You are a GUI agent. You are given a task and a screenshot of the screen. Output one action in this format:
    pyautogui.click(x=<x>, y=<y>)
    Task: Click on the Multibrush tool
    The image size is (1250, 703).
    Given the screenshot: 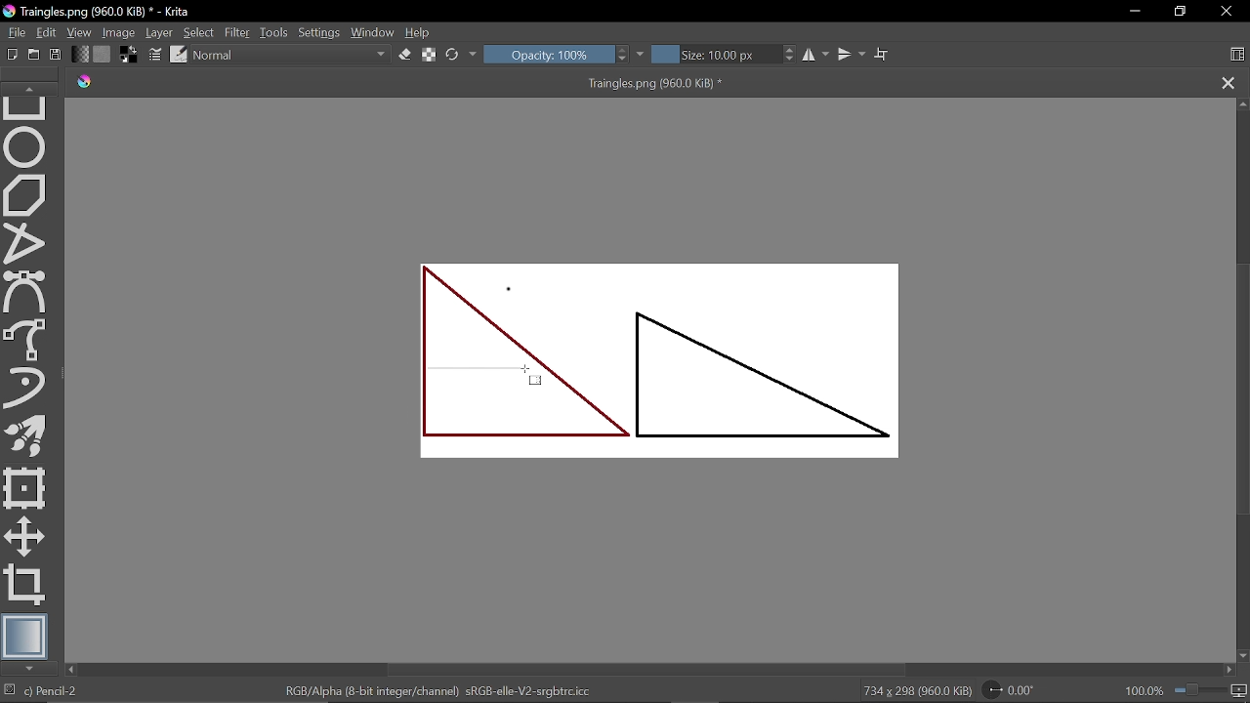 What is the action you would take?
    pyautogui.click(x=25, y=434)
    